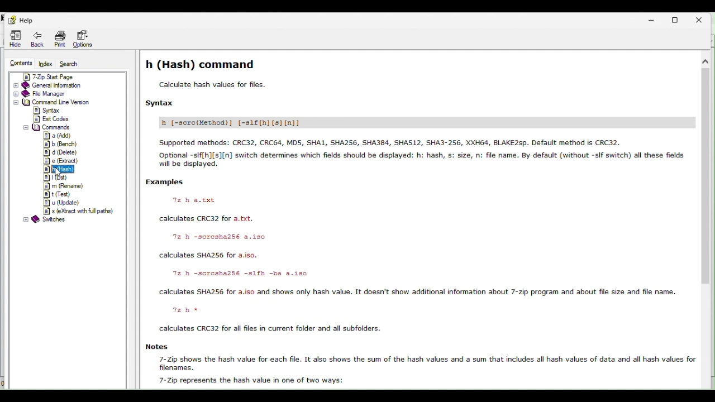  What do you see at coordinates (66, 85) in the screenshot?
I see `General` at bounding box center [66, 85].